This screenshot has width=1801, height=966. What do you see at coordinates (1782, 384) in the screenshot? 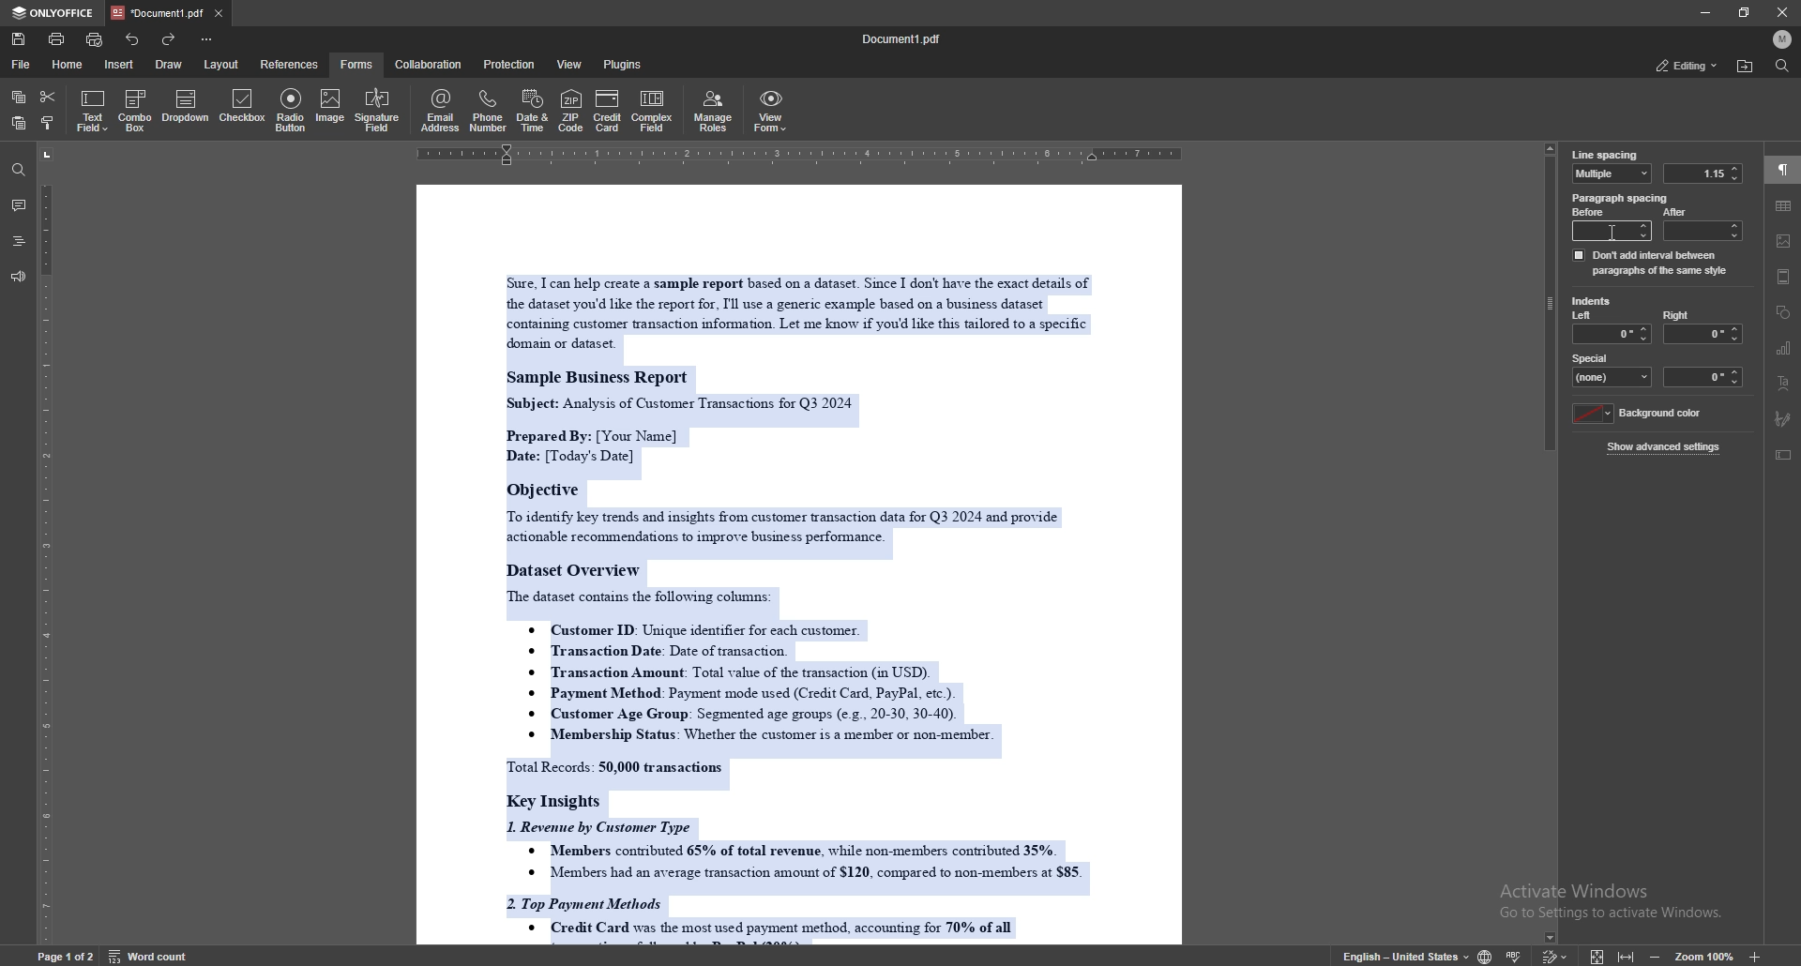
I see `text art` at bounding box center [1782, 384].